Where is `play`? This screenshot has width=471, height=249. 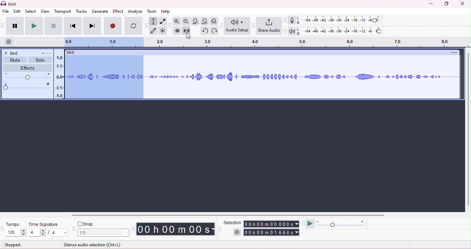
play is located at coordinates (34, 26).